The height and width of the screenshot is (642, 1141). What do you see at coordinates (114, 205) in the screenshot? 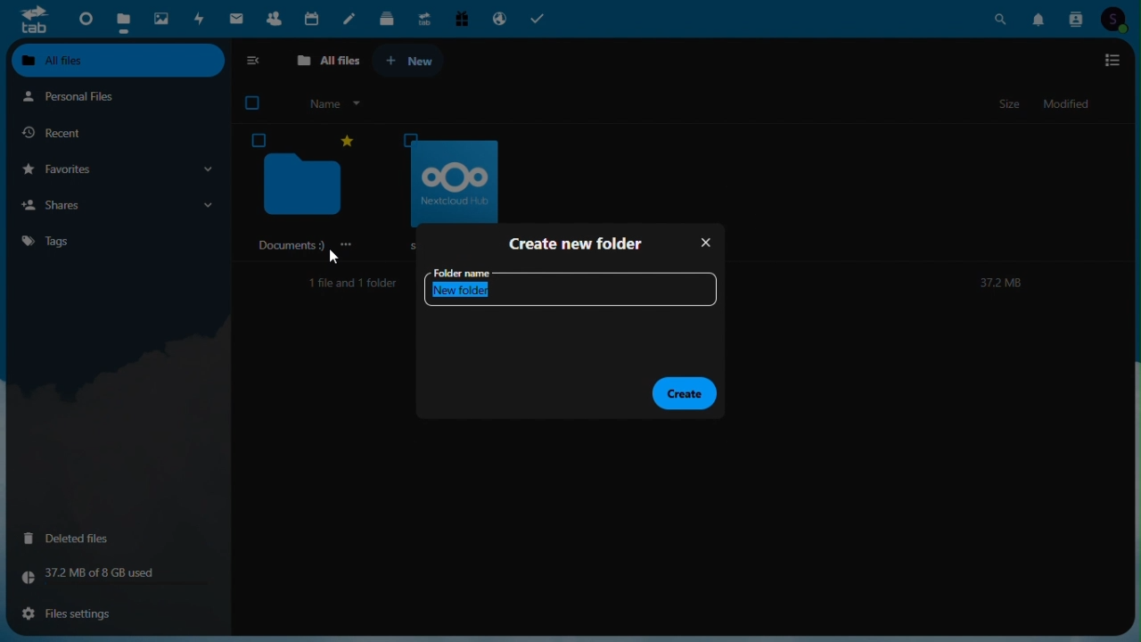
I see `Shares` at bounding box center [114, 205].